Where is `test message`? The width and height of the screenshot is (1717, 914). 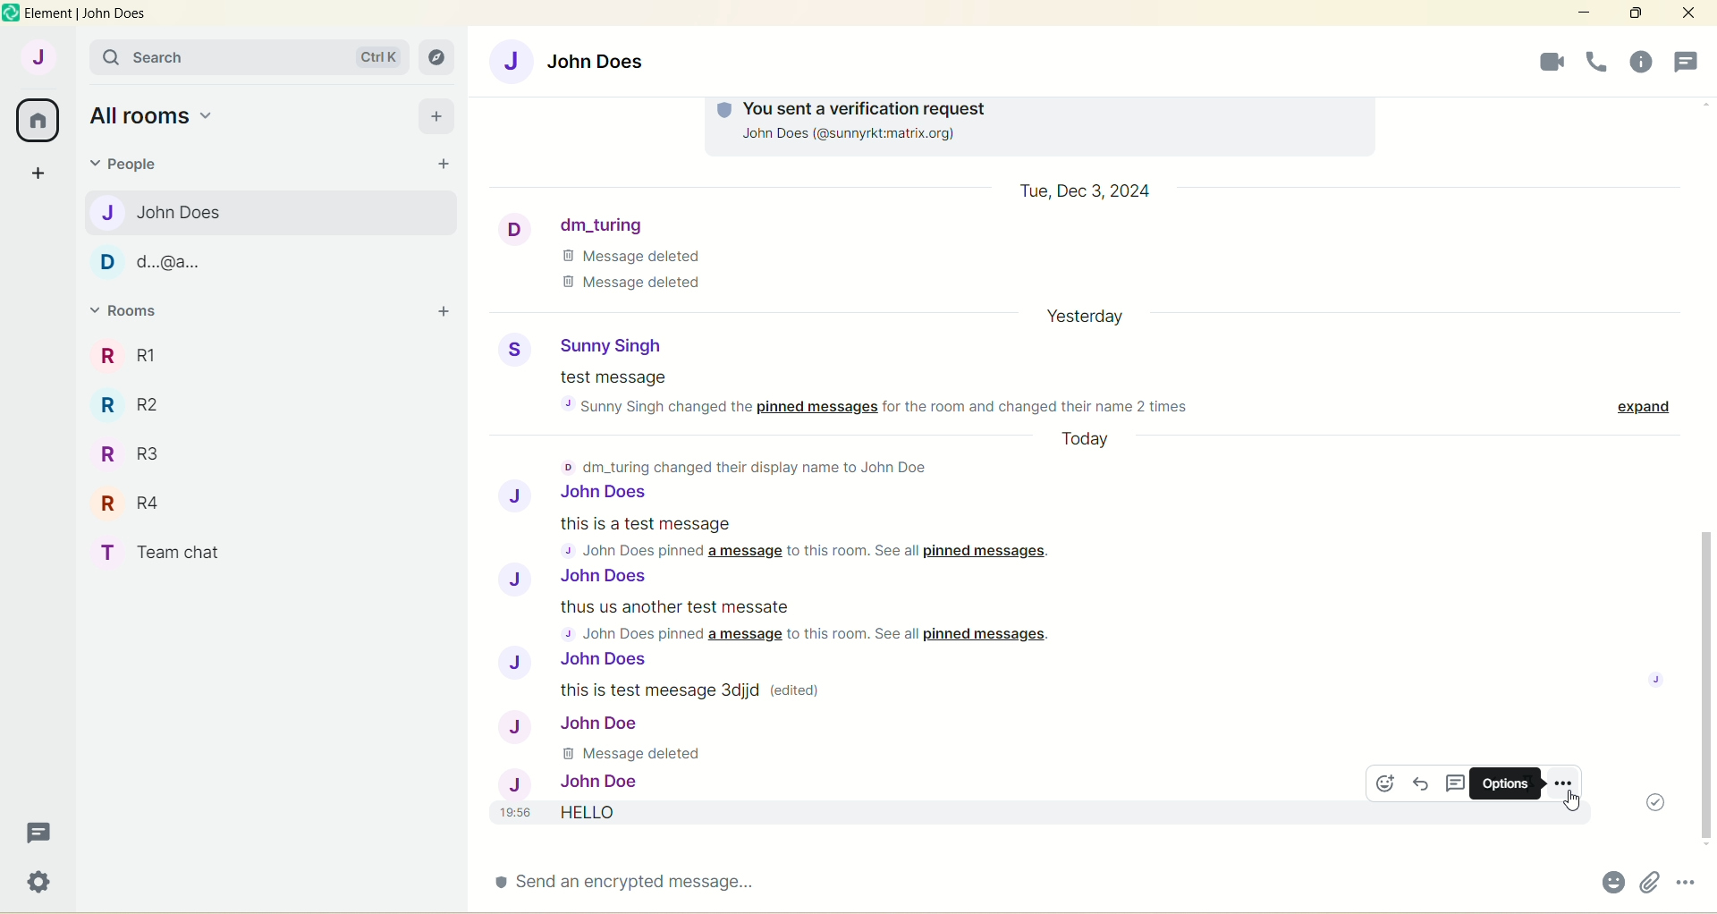
test message is located at coordinates (616, 379).